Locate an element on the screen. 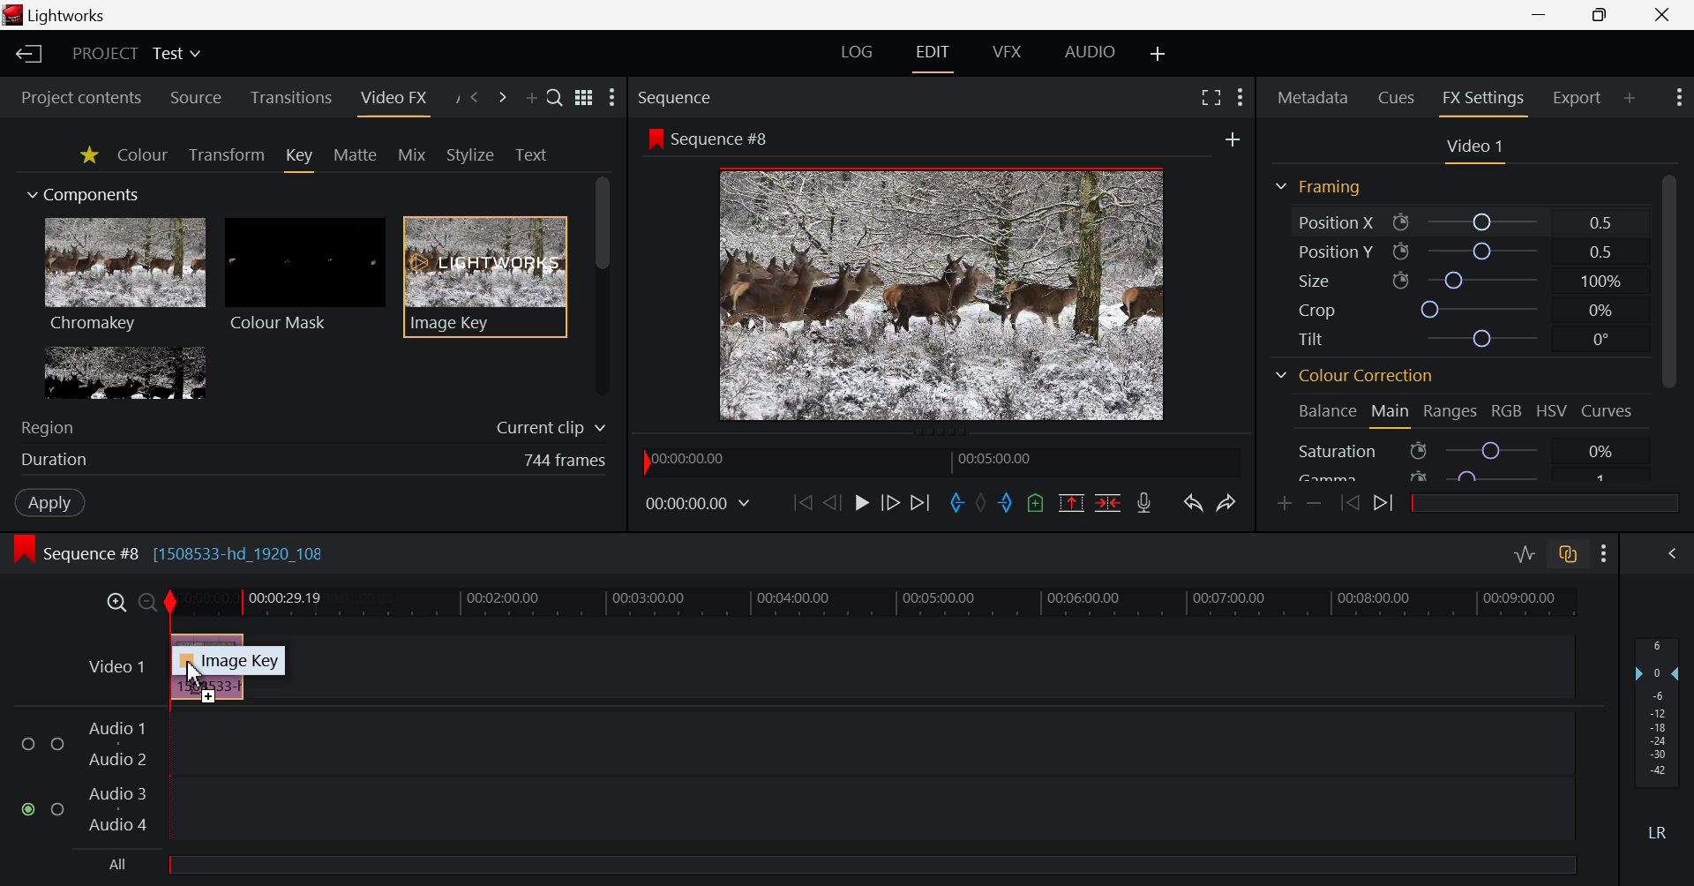 This screenshot has height=886, width=1694. Colour is located at coordinates (143, 155).